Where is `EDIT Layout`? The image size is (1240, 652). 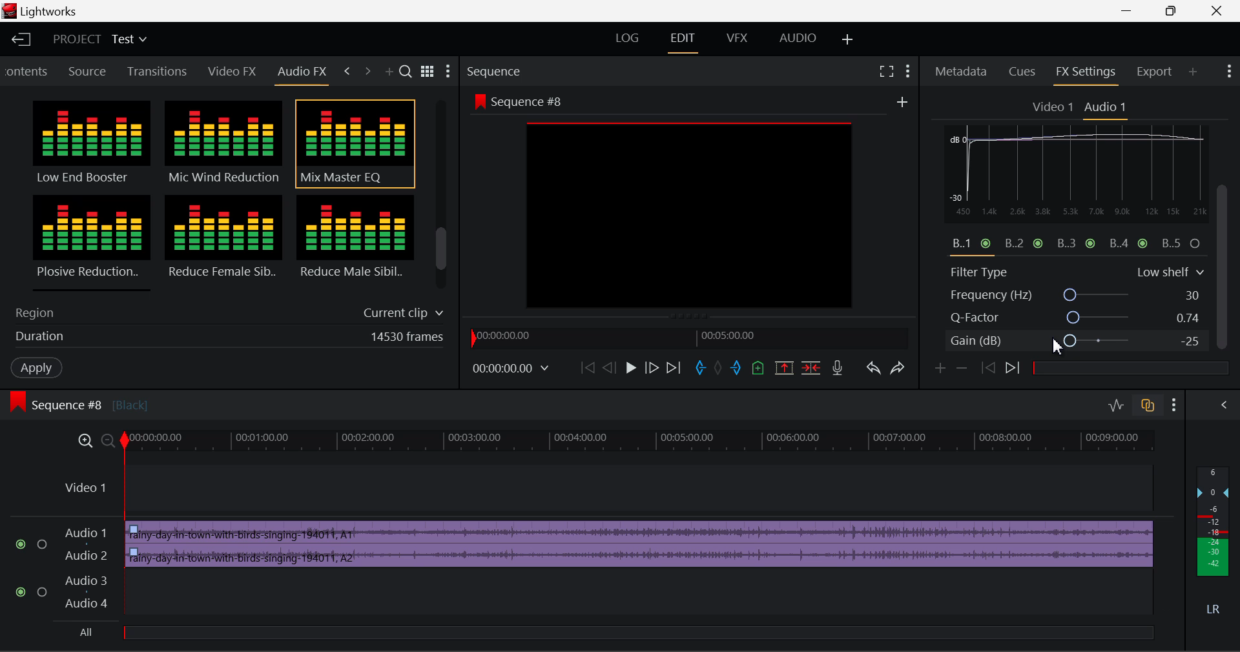
EDIT Layout is located at coordinates (687, 42).